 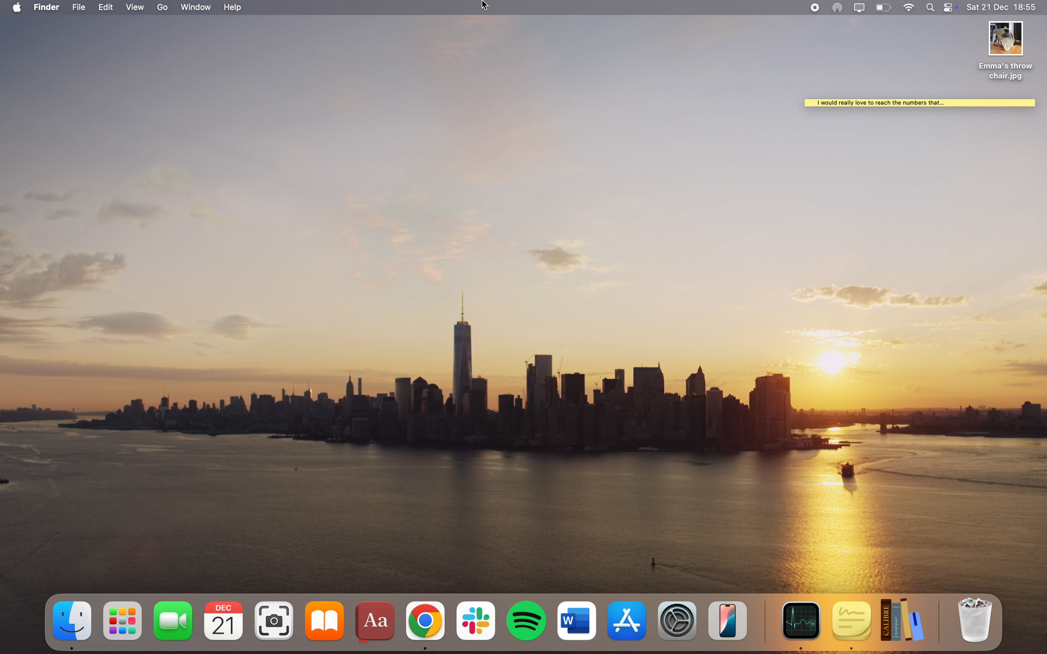 What do you see at coordinates (276, 625) in the screenshot?
I see `screenshot` at bounding box center [276, 625].